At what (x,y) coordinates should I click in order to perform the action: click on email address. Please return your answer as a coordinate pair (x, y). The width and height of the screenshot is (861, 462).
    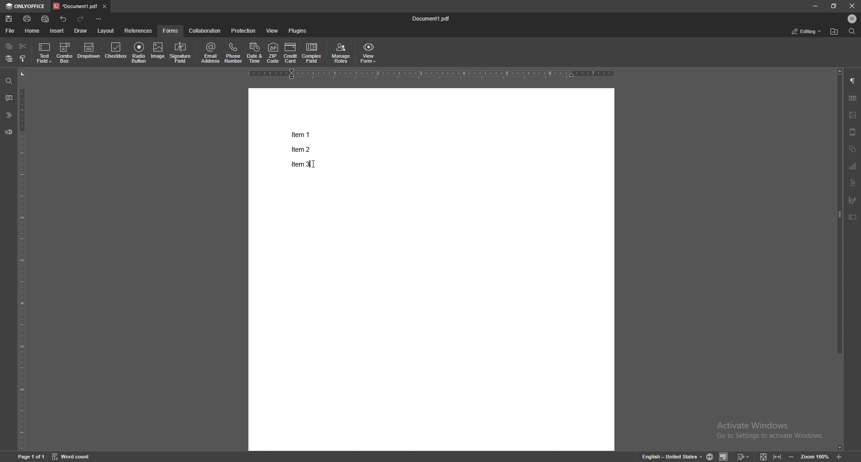
    Looking at the image, I should click on (211, 53).